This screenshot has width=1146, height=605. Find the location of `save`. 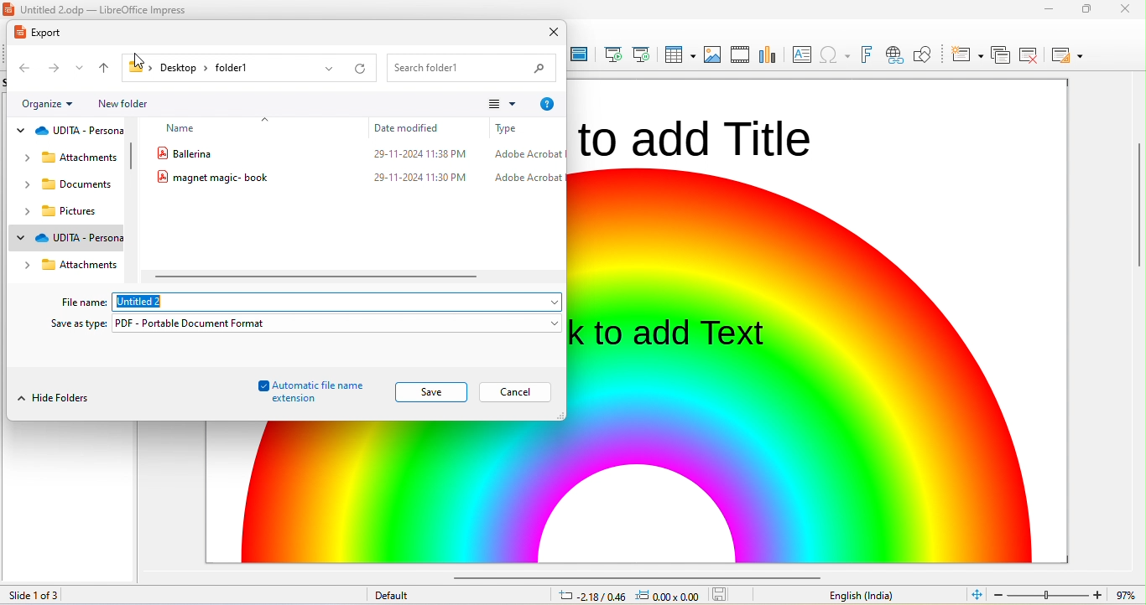

save is located at coordinates (515, 391).